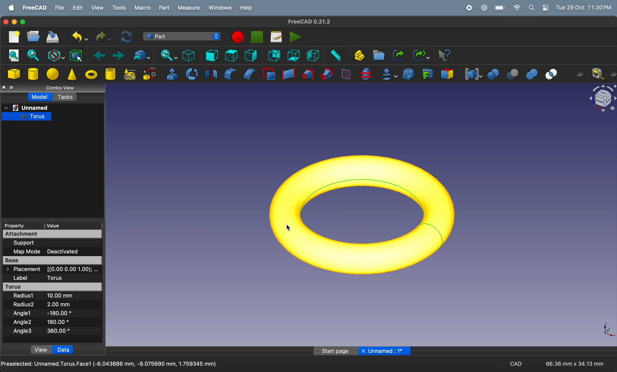 The image size is (617, 372). What do you see at coordinates (493, 73) in the screenshot?
I see `boolean` at bounding box center [493, 73].